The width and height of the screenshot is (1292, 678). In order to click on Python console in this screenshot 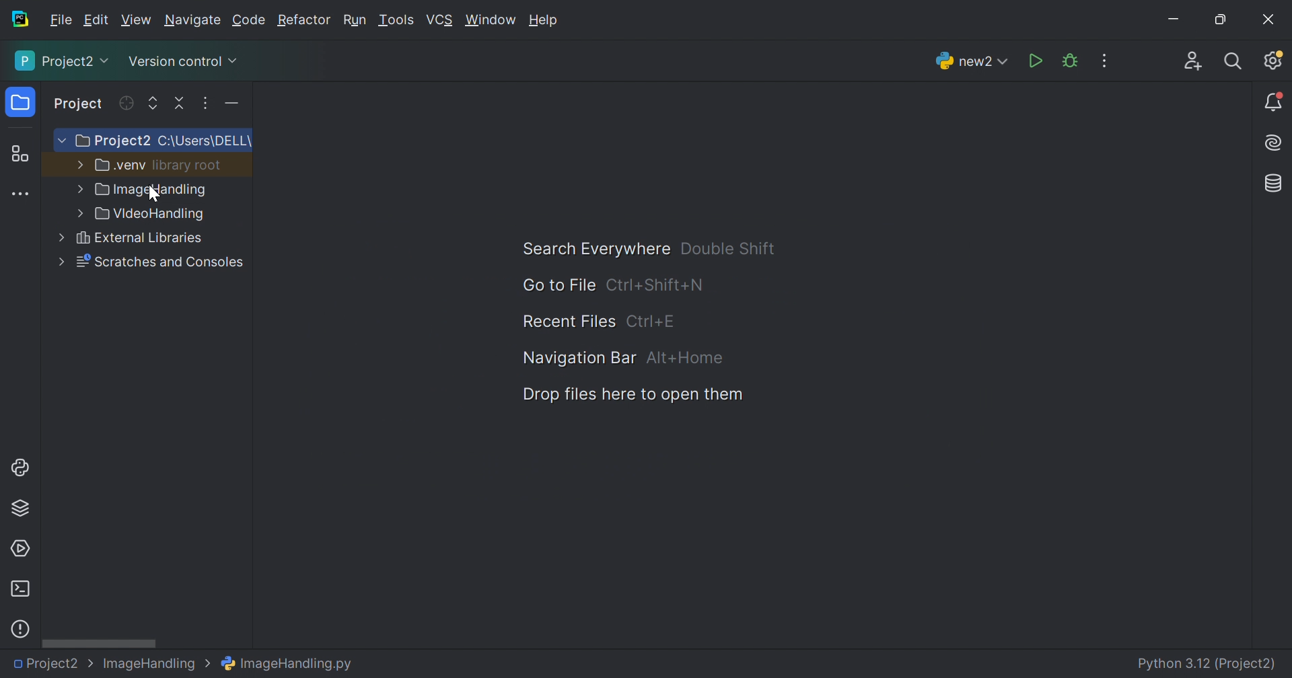, I will do `click(22, 467)`.